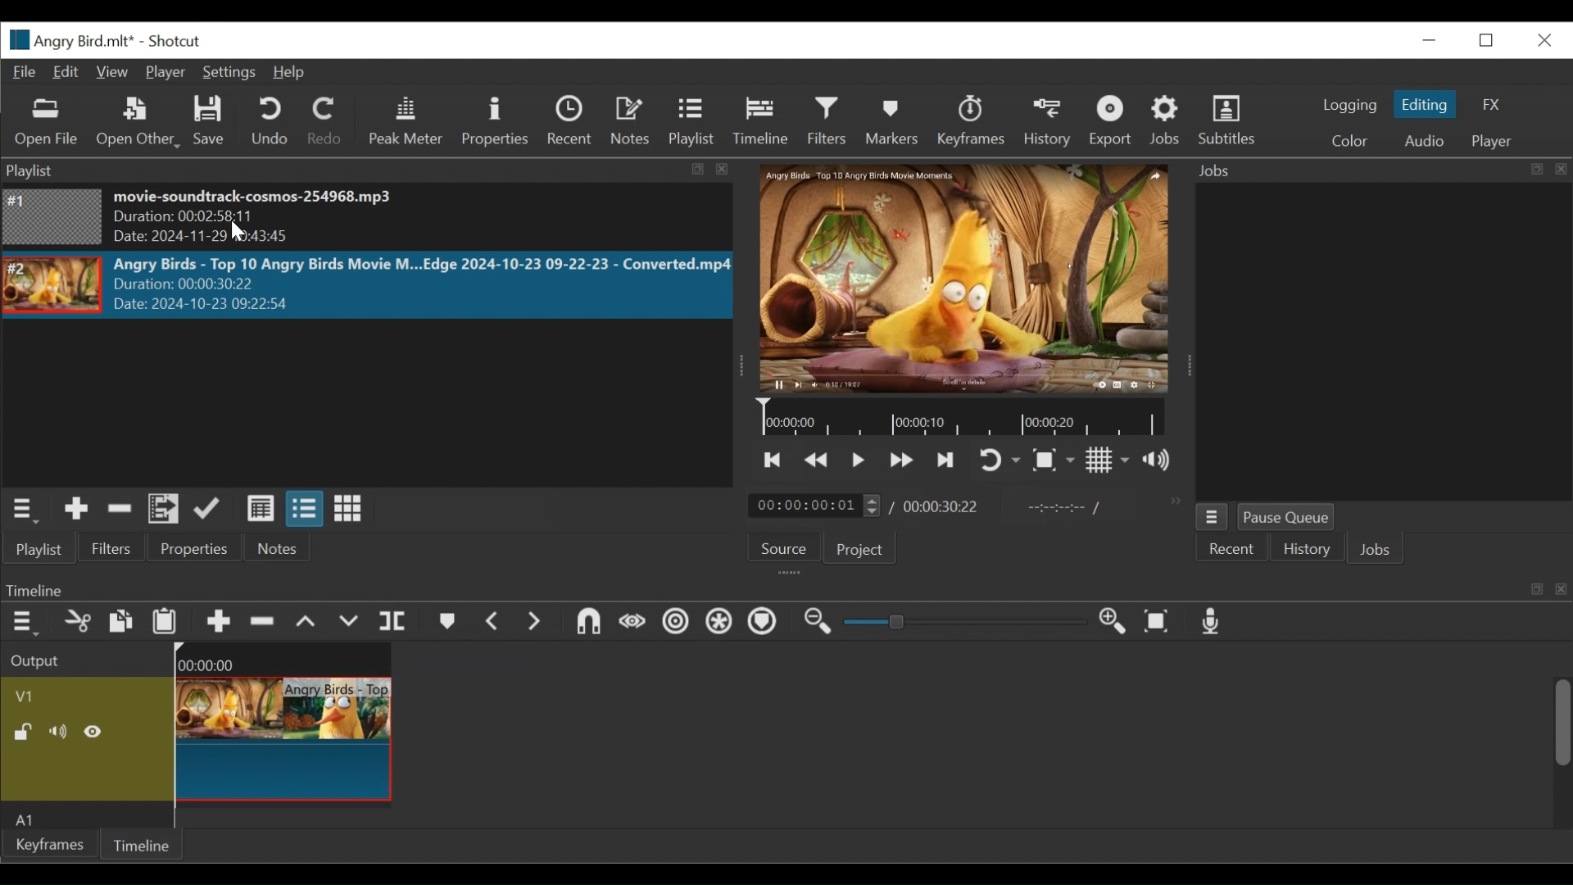  I want to click on Close, so click(1544, 38).